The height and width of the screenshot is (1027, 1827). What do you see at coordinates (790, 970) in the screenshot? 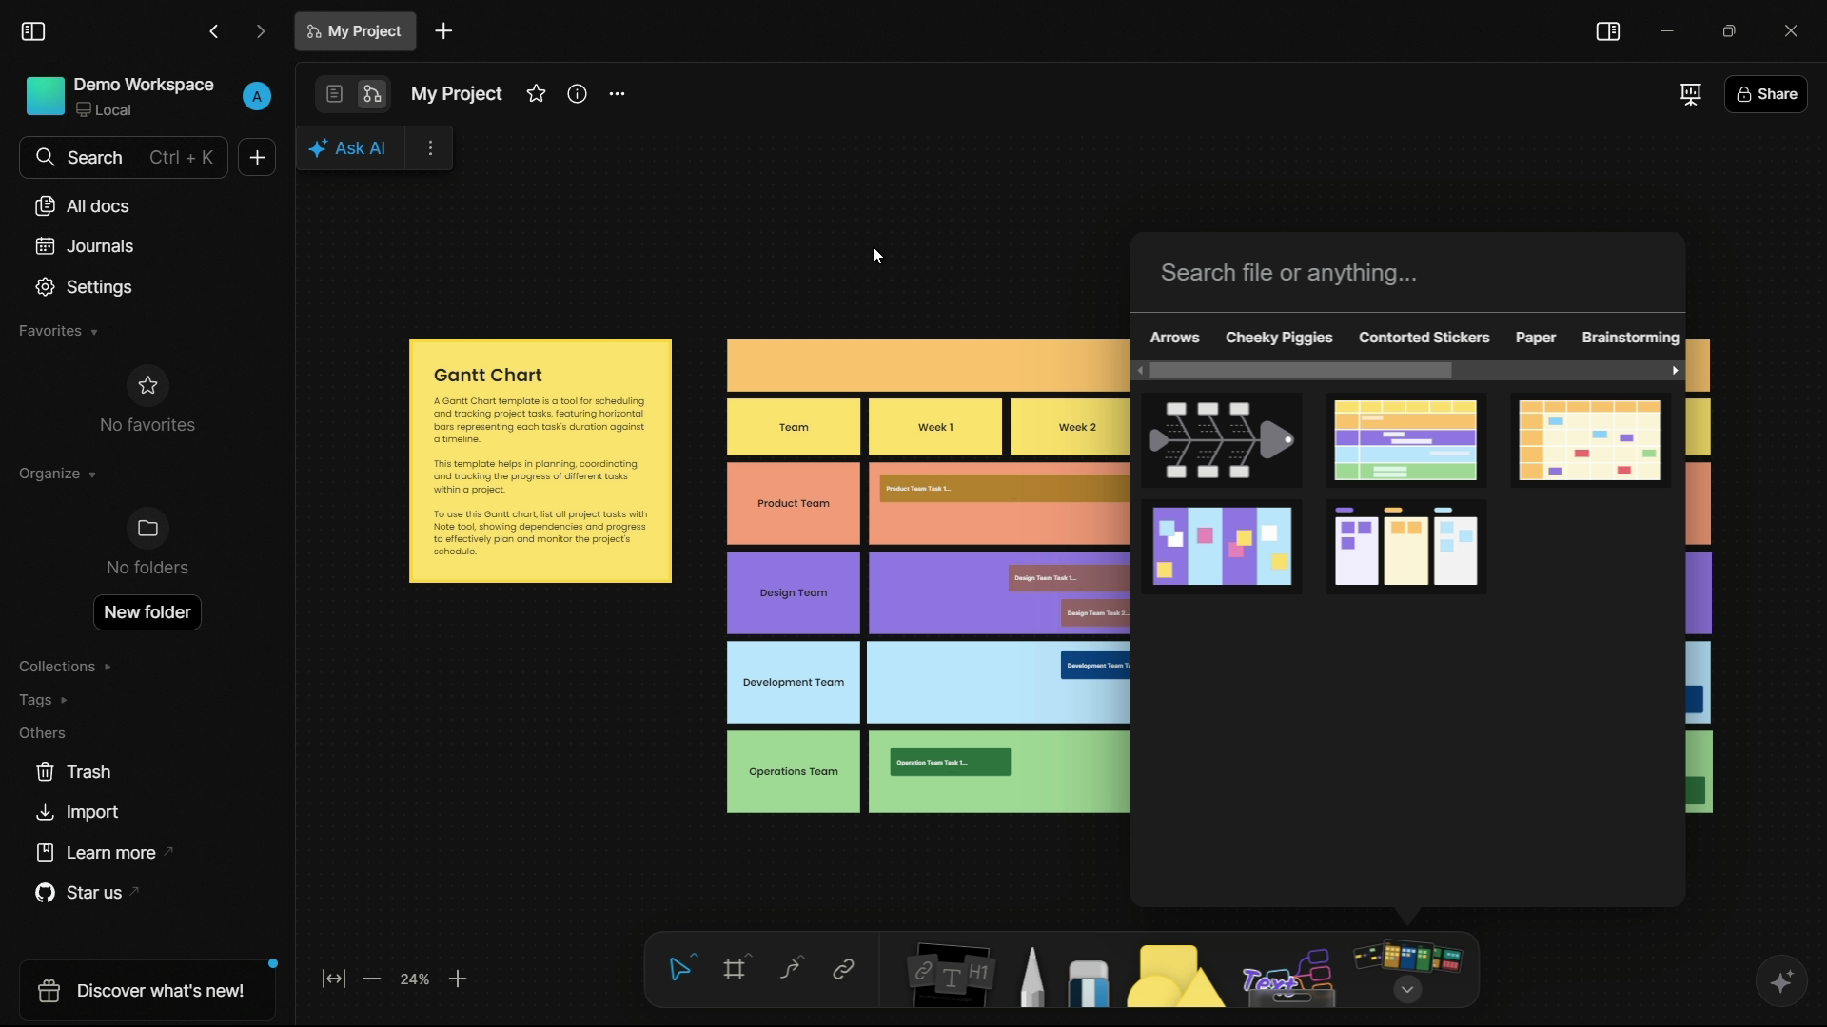
I see `connector` at bounding box center [790, 970].